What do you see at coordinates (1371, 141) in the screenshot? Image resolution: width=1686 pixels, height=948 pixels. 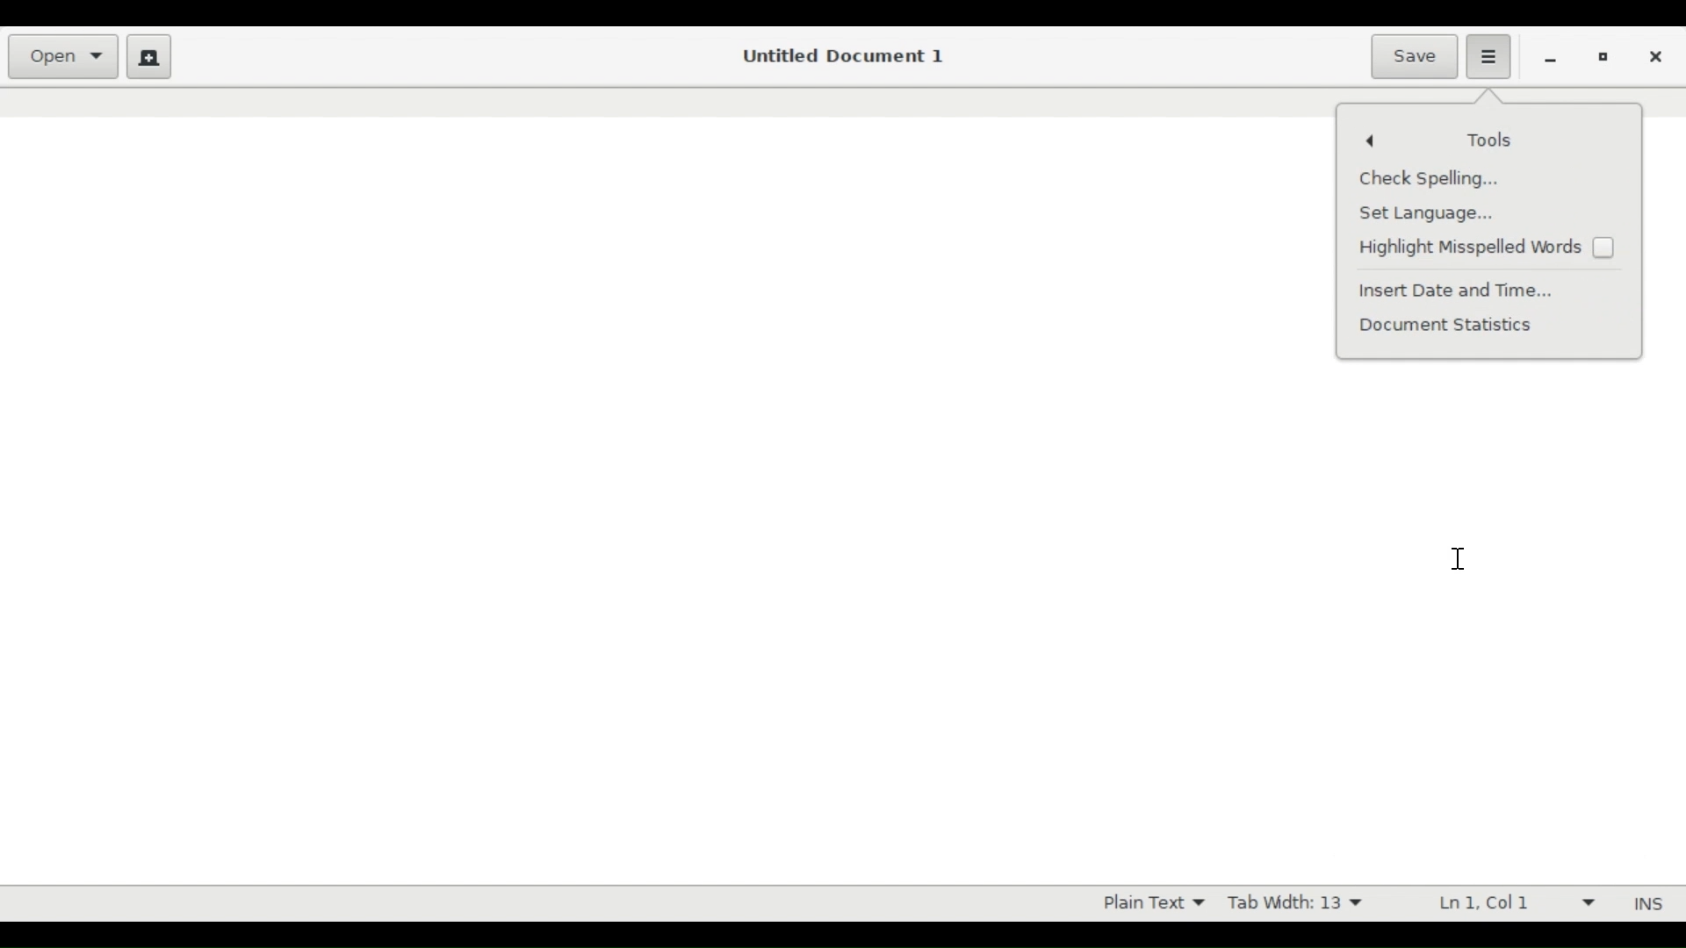 I see `Go back` at bounding box center [1371, 141].